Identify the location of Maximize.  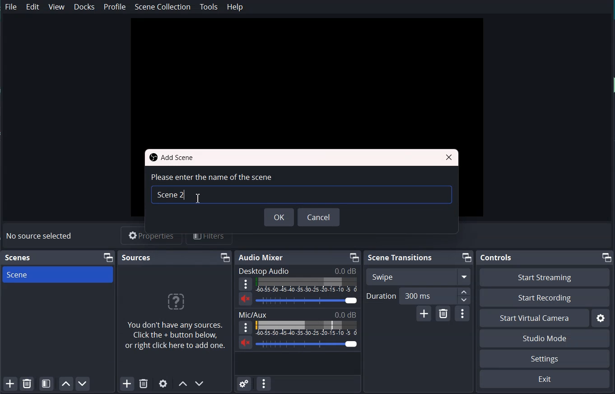
(607, 257).